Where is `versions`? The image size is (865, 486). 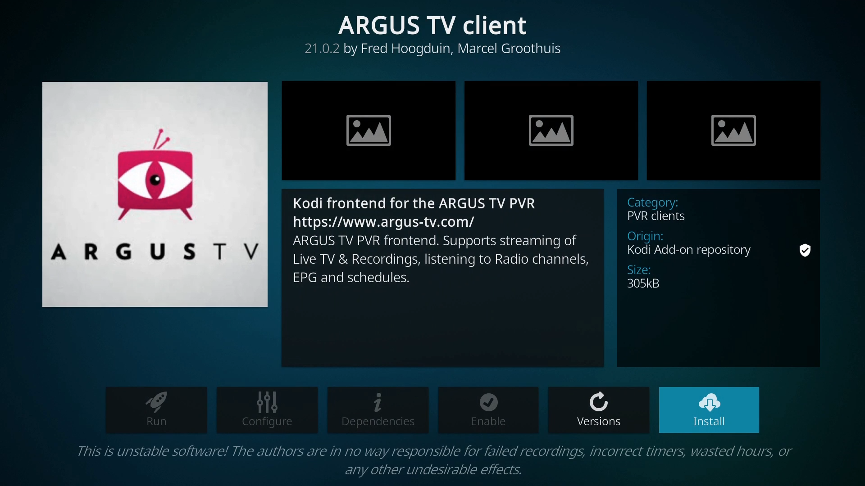
versions is located at coordinates (599, 409).